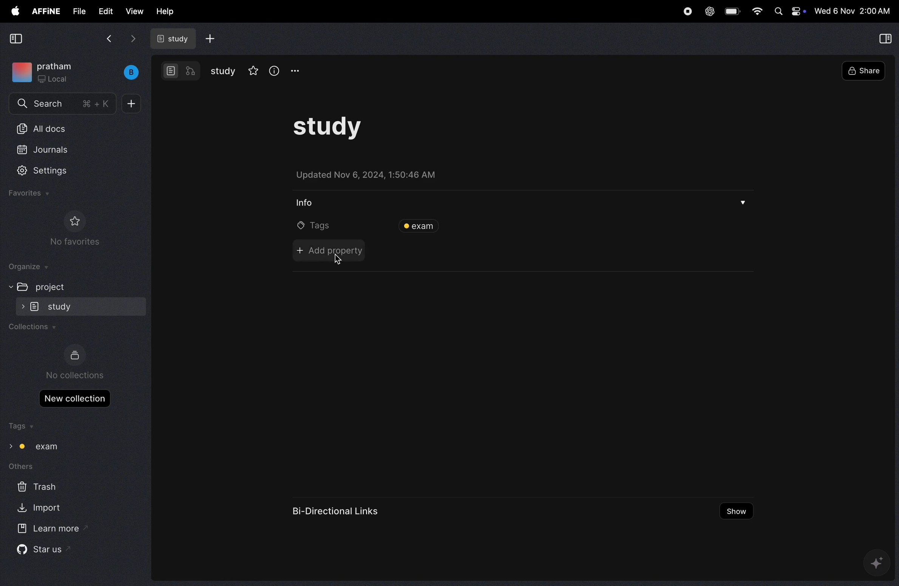 The width and height of the screenshot is (899, 586). What do you see at coordinates (339, 512) in the screenshot?
I see `bi directional links` at bounding box center [339, 512].